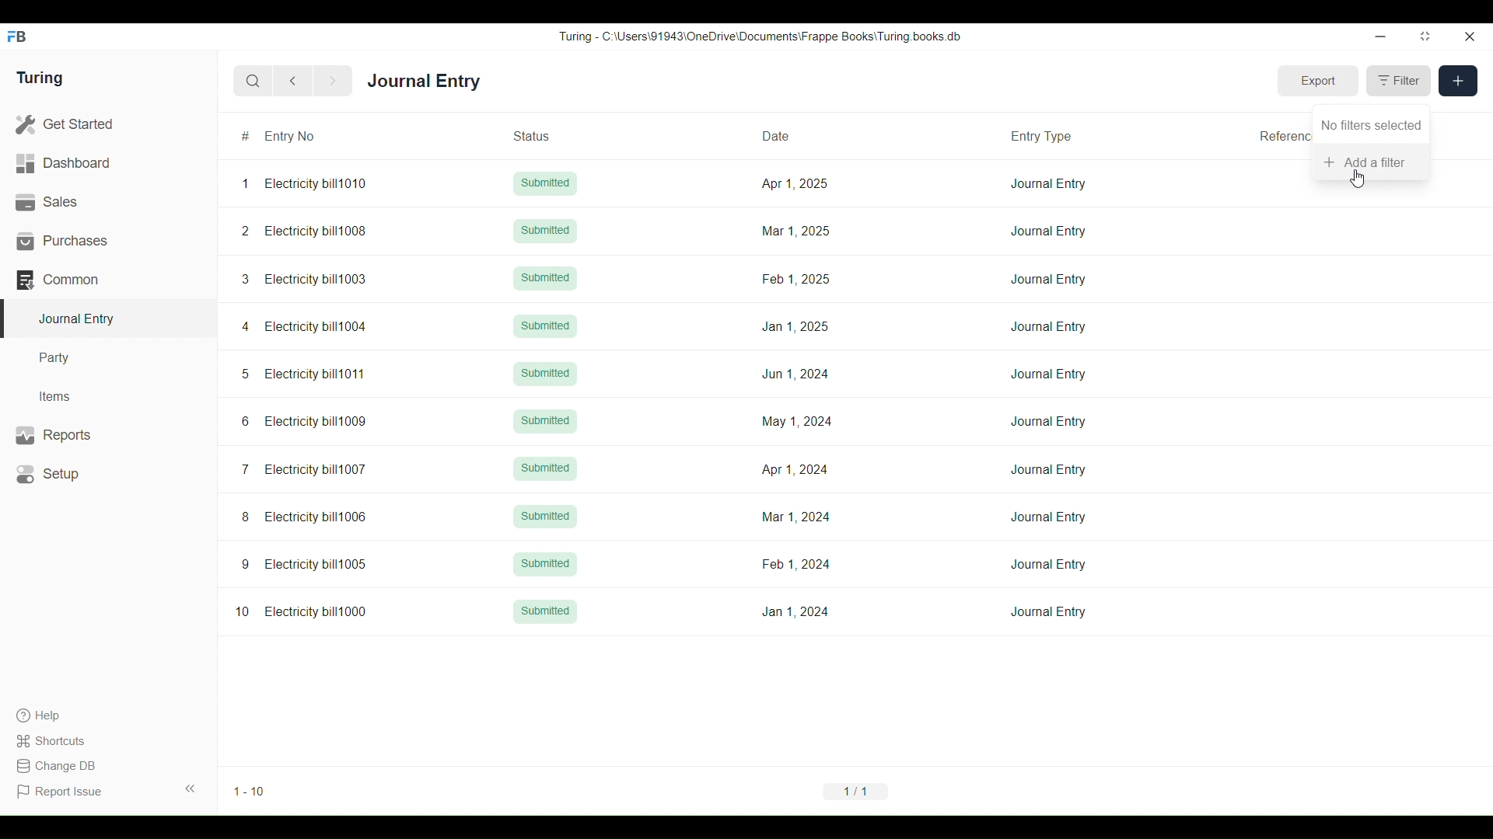 The height and width of the screenshot is (839, 1493). I want to click on Feb 1,2024, so click(795, 564).